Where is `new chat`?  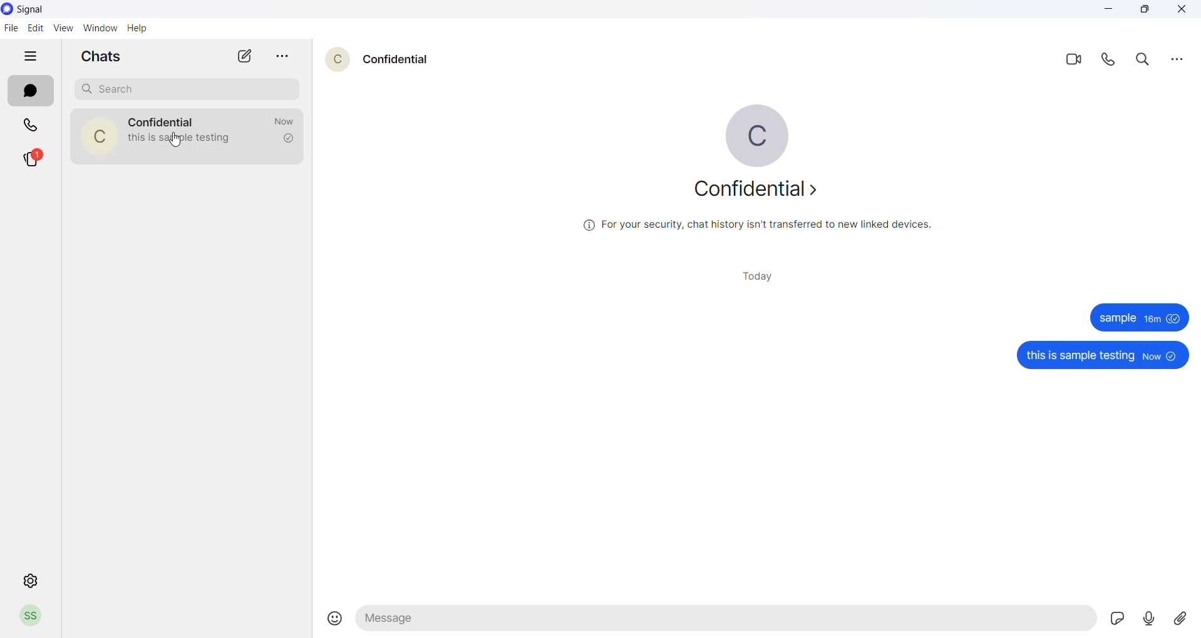
new chat is located at coordinates (236, 56).